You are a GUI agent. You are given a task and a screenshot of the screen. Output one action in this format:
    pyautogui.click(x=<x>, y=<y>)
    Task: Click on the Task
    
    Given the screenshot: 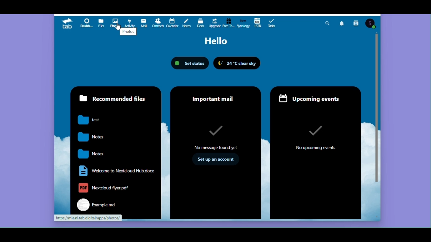 What is the action you would take?
    pyautogui.click(x=272, y=22)
    